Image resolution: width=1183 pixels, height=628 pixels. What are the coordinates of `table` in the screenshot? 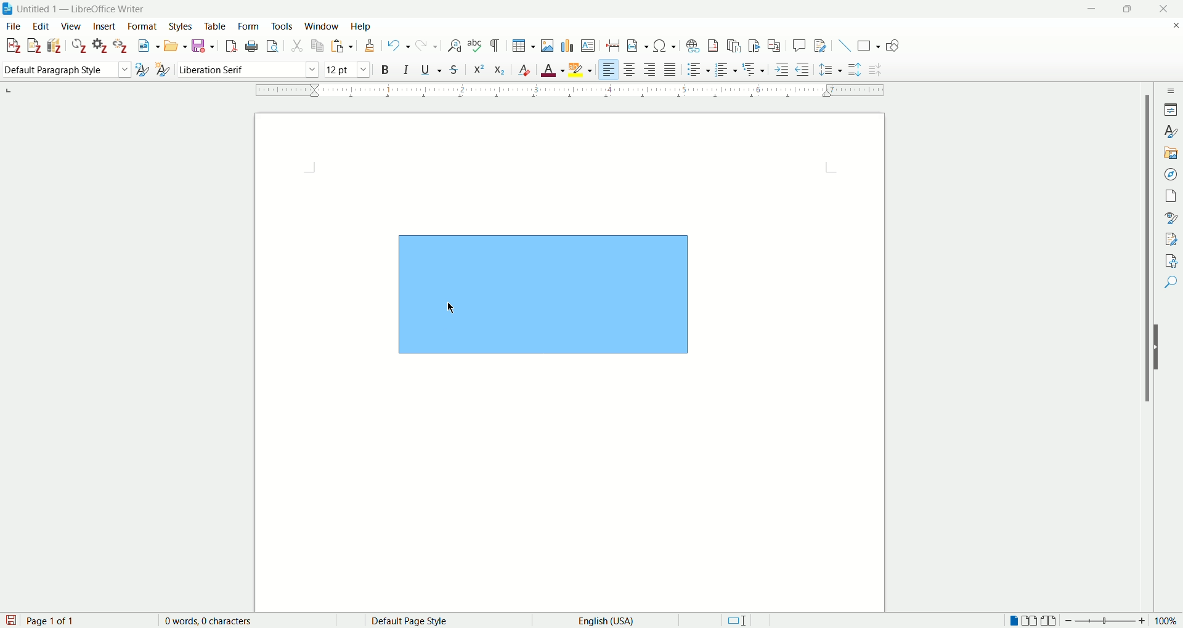 It's located at (215, 26).